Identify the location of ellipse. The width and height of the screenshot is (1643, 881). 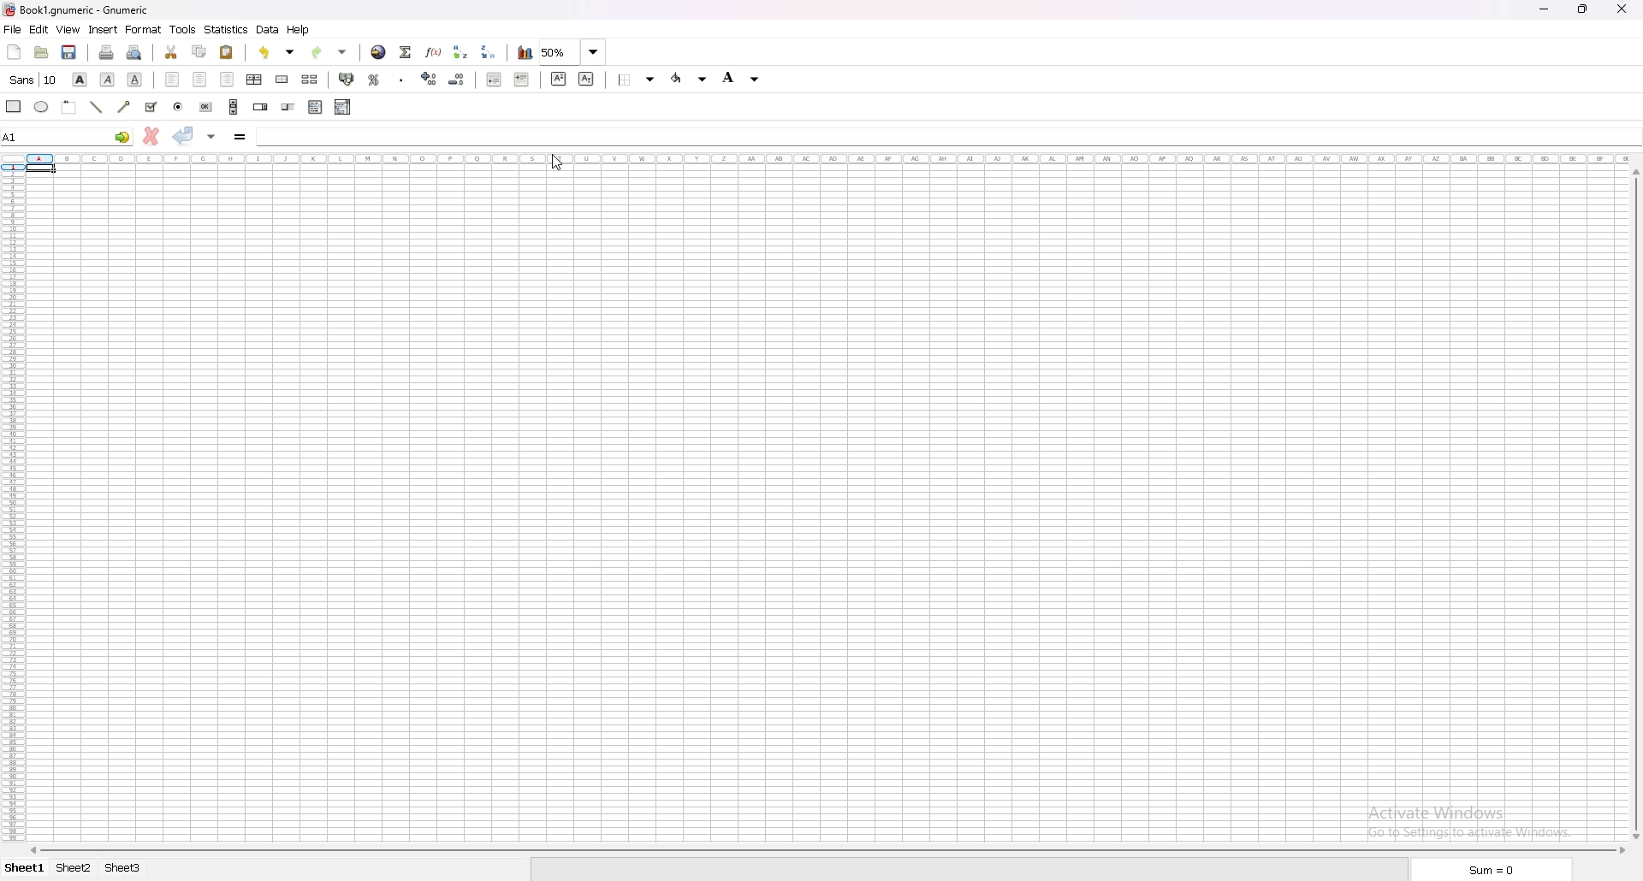
(41, 107).